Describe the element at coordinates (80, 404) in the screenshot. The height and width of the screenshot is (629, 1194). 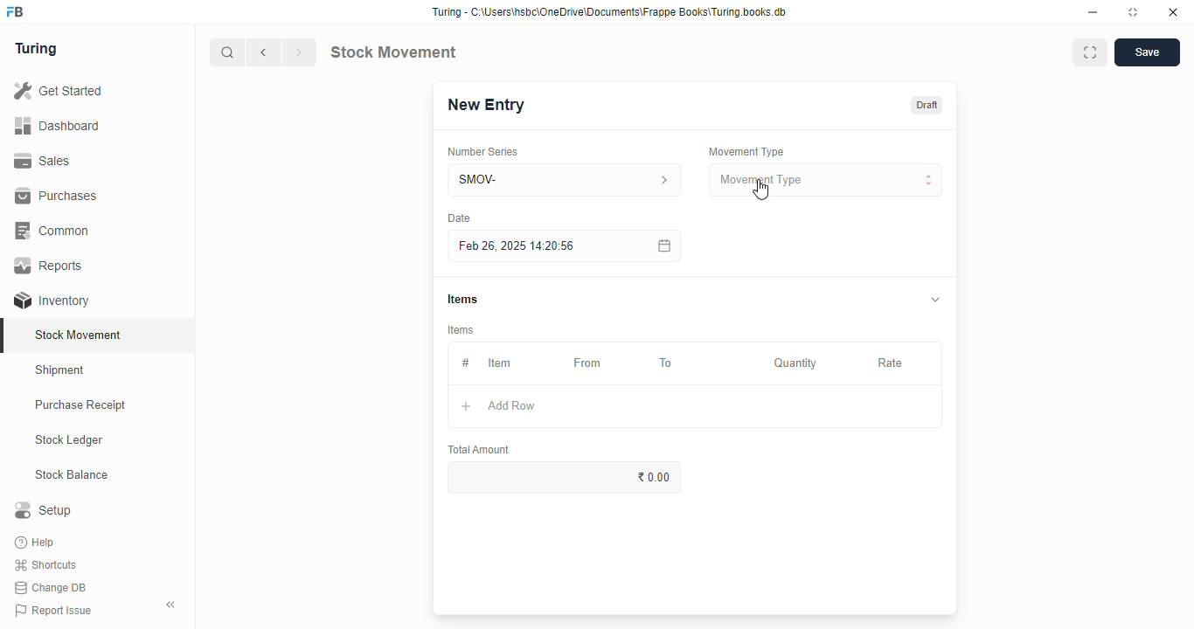
I see `purchase receipt` at that location.